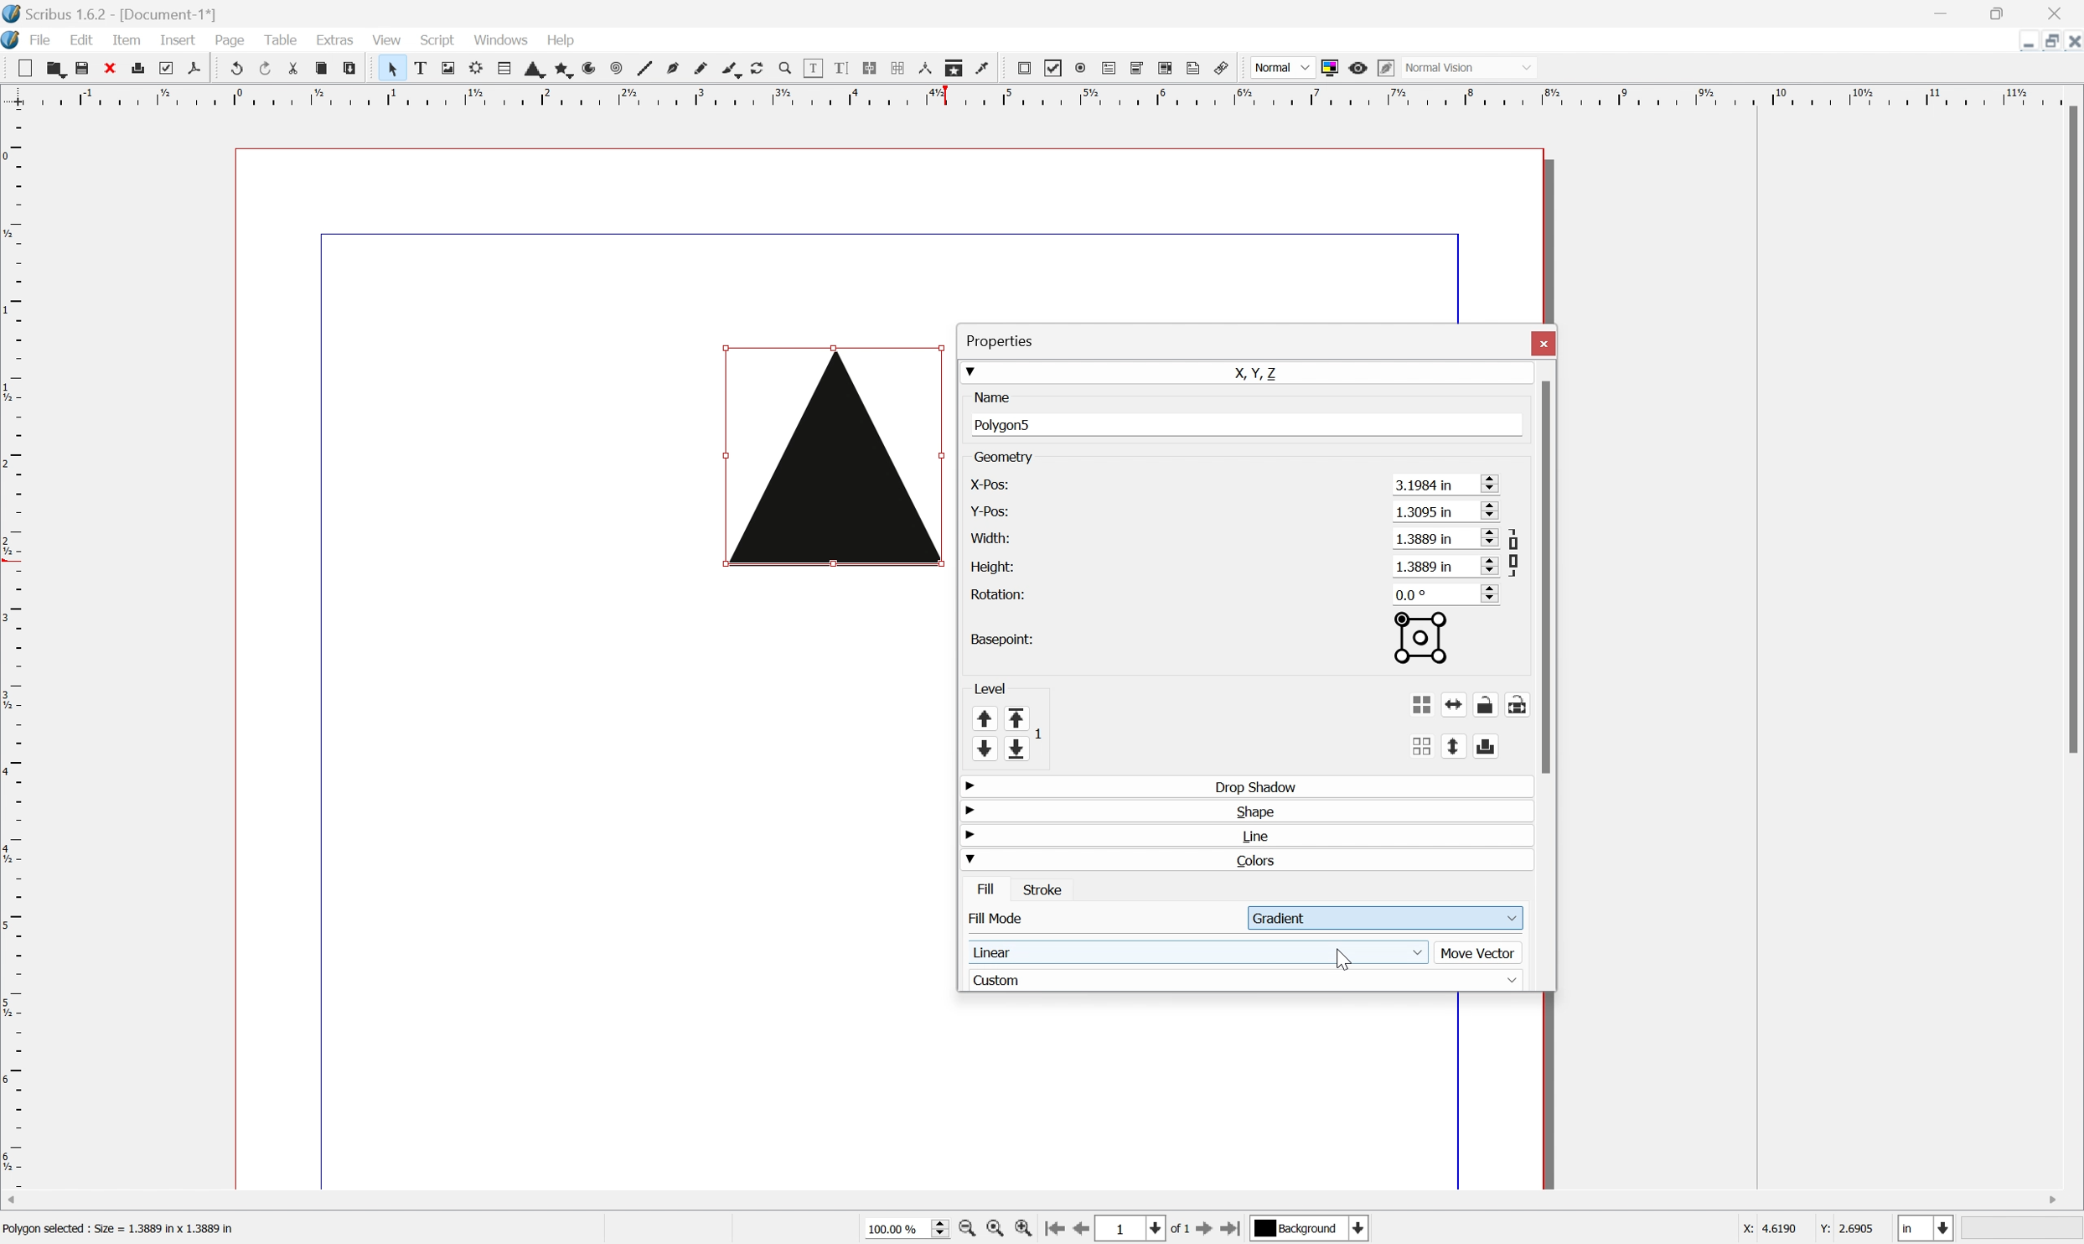 The height and width of the screenshot is (1244, 2084). Describe the element at coordinates (1416, 953) in the screenshot. I see `Drop Down` at that location.